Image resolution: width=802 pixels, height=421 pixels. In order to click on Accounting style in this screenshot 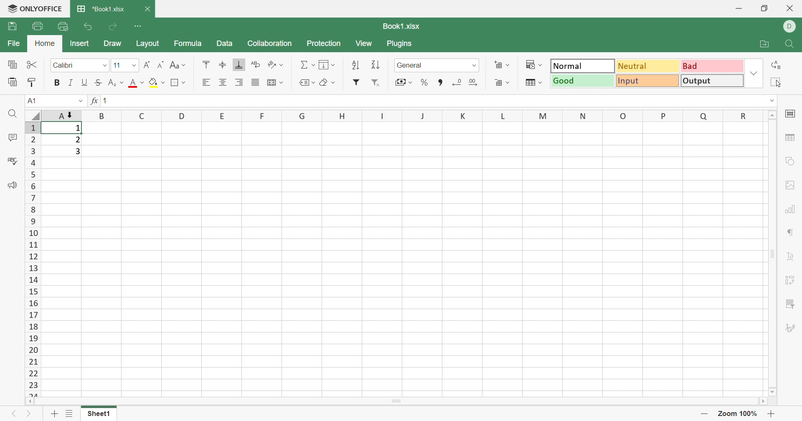, I will do `click(403, 83)`.